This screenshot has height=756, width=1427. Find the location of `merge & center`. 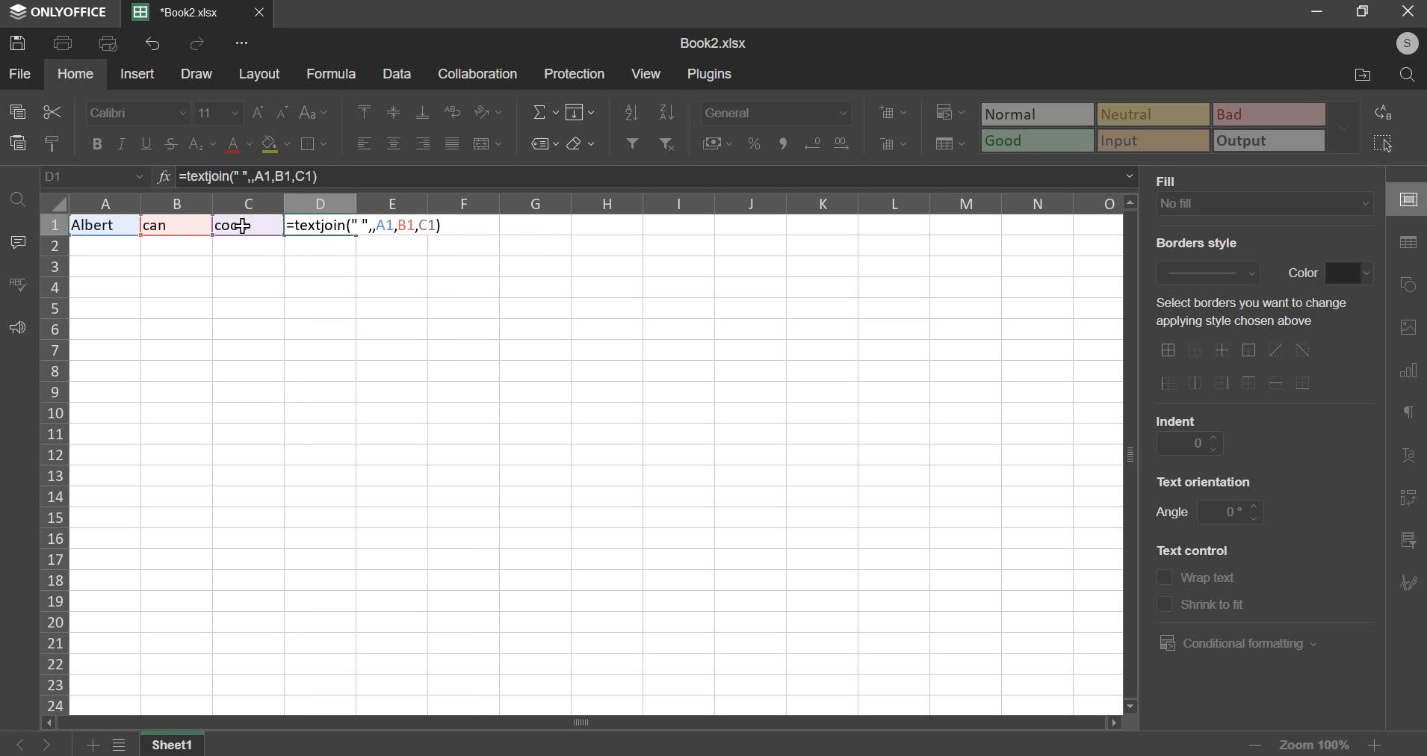

merge & center is located at coordinates (488, 143).